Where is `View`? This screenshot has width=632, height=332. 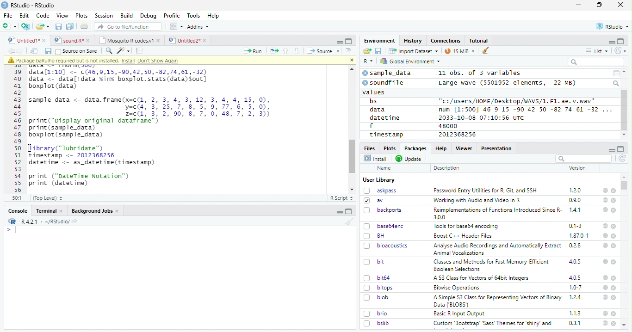 View is located at coordinates (62, 16).